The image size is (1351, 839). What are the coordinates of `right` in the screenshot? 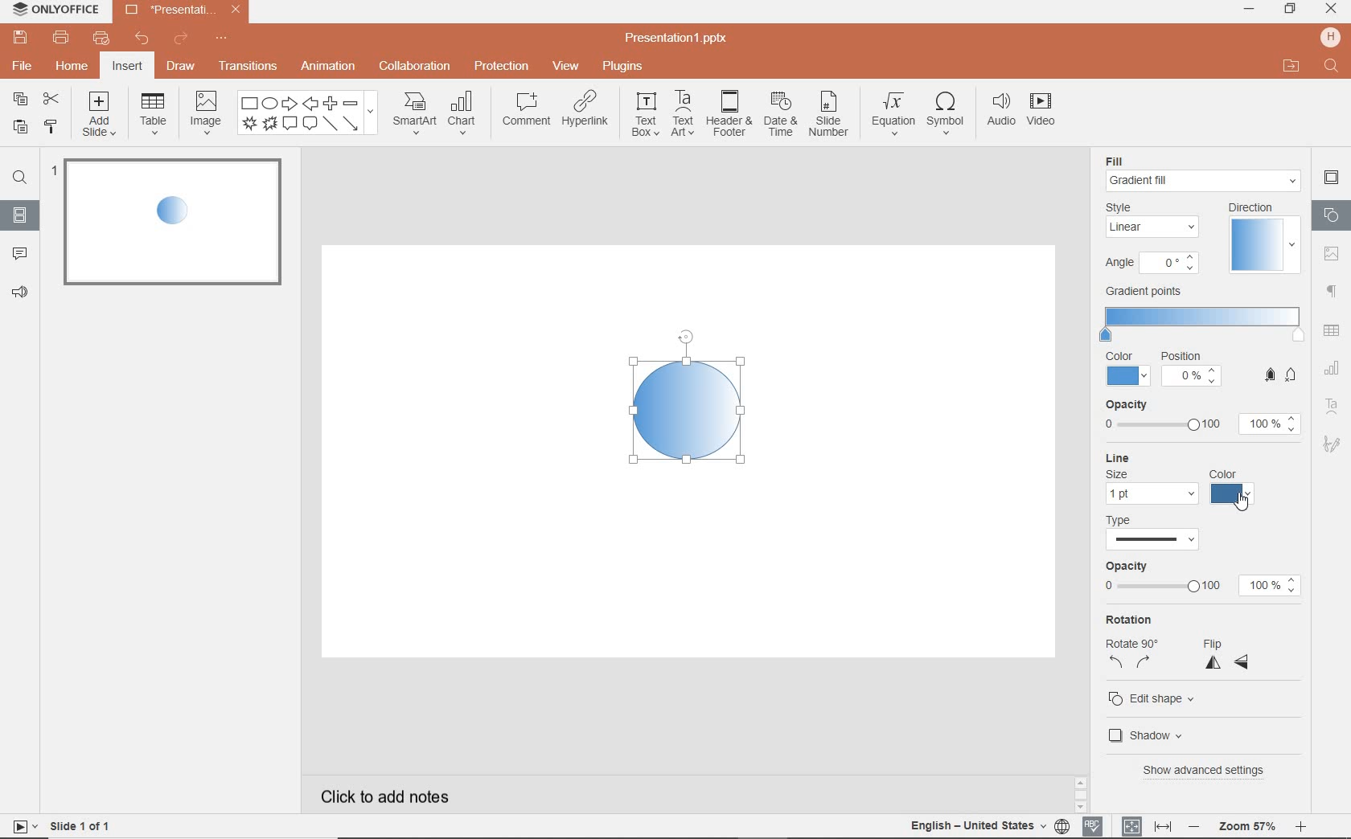 It's located at (1144, 665).